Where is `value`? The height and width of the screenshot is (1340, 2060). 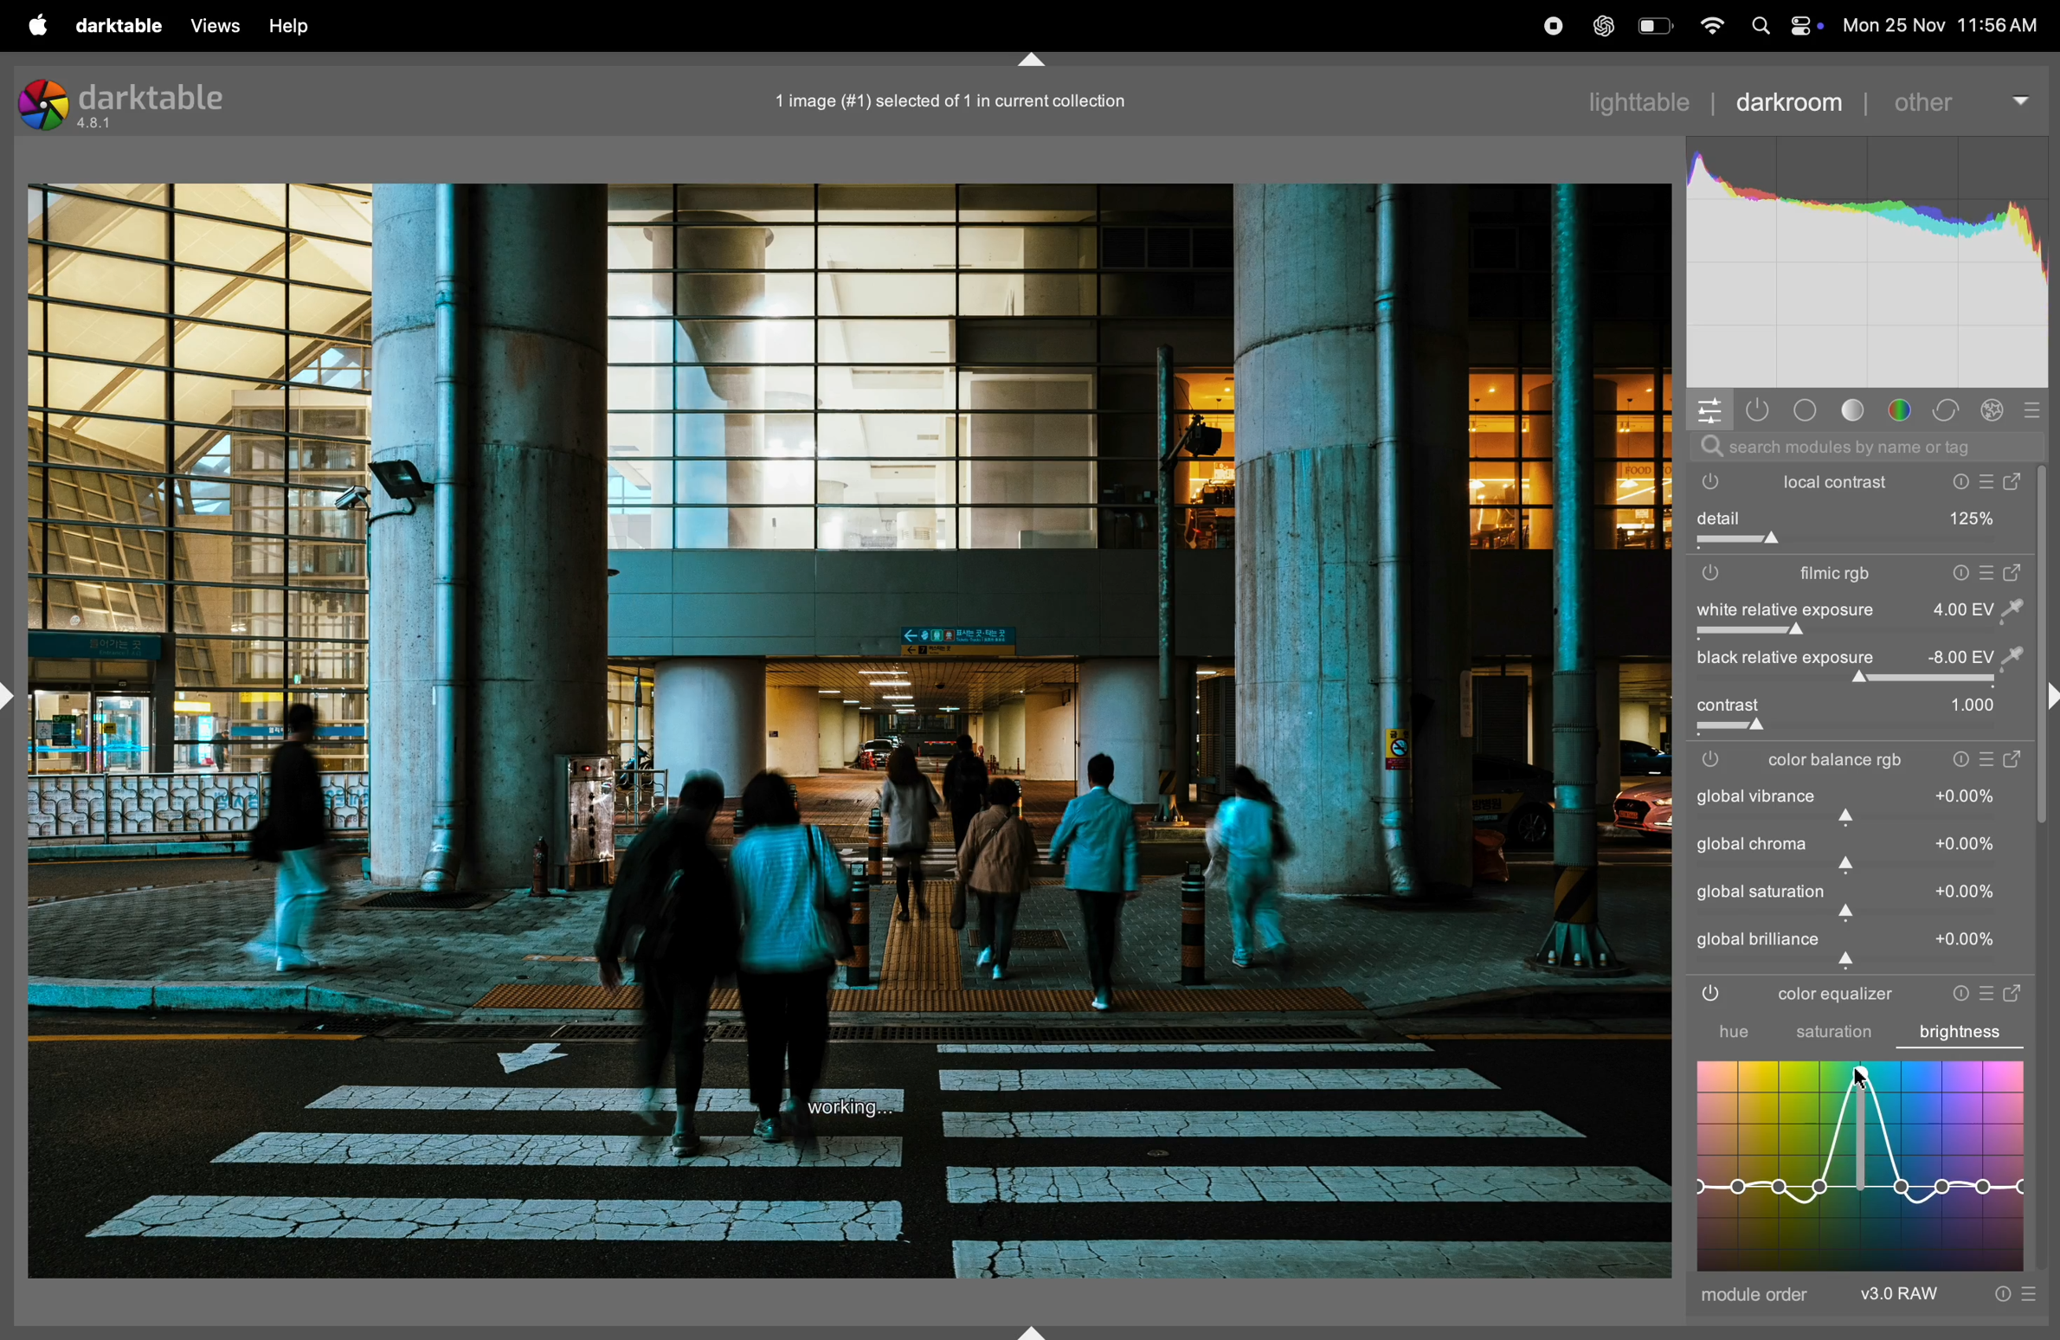
value is located at coordinates (1967, 892).